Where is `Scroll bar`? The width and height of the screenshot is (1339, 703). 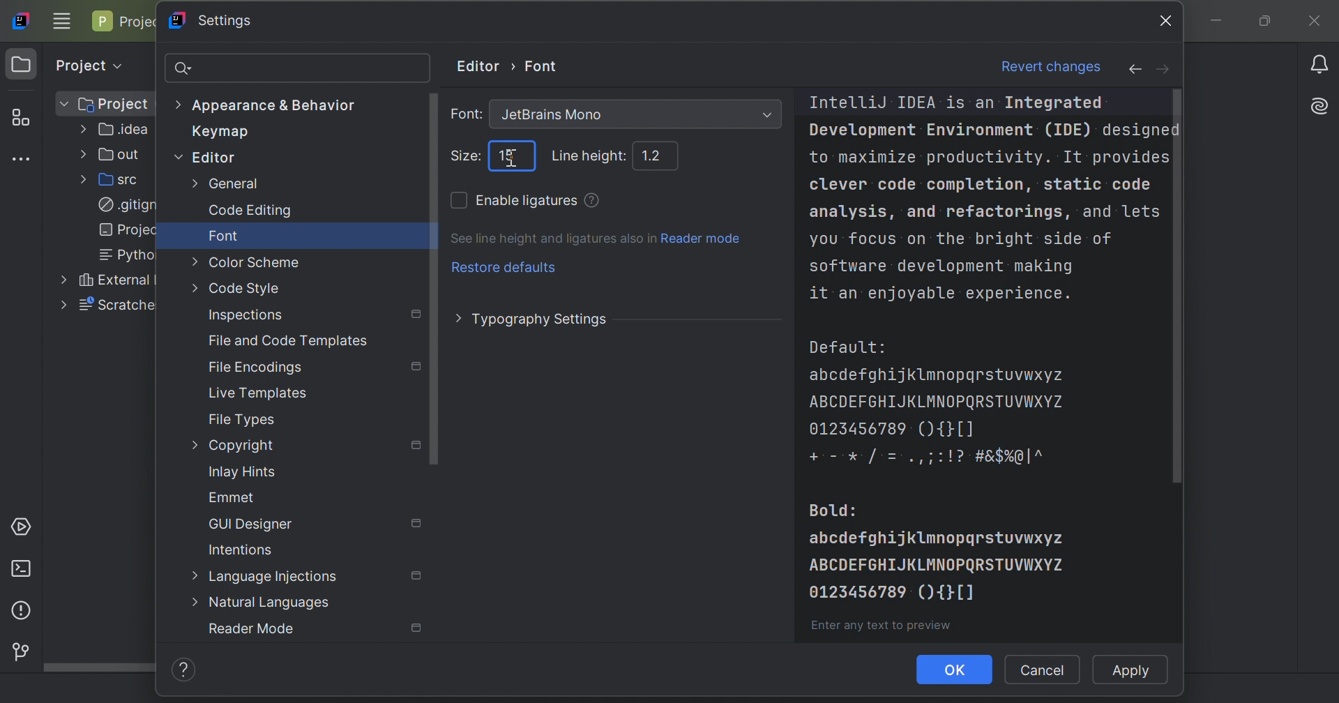
Scroll bar is located at coordinates (99, 668).